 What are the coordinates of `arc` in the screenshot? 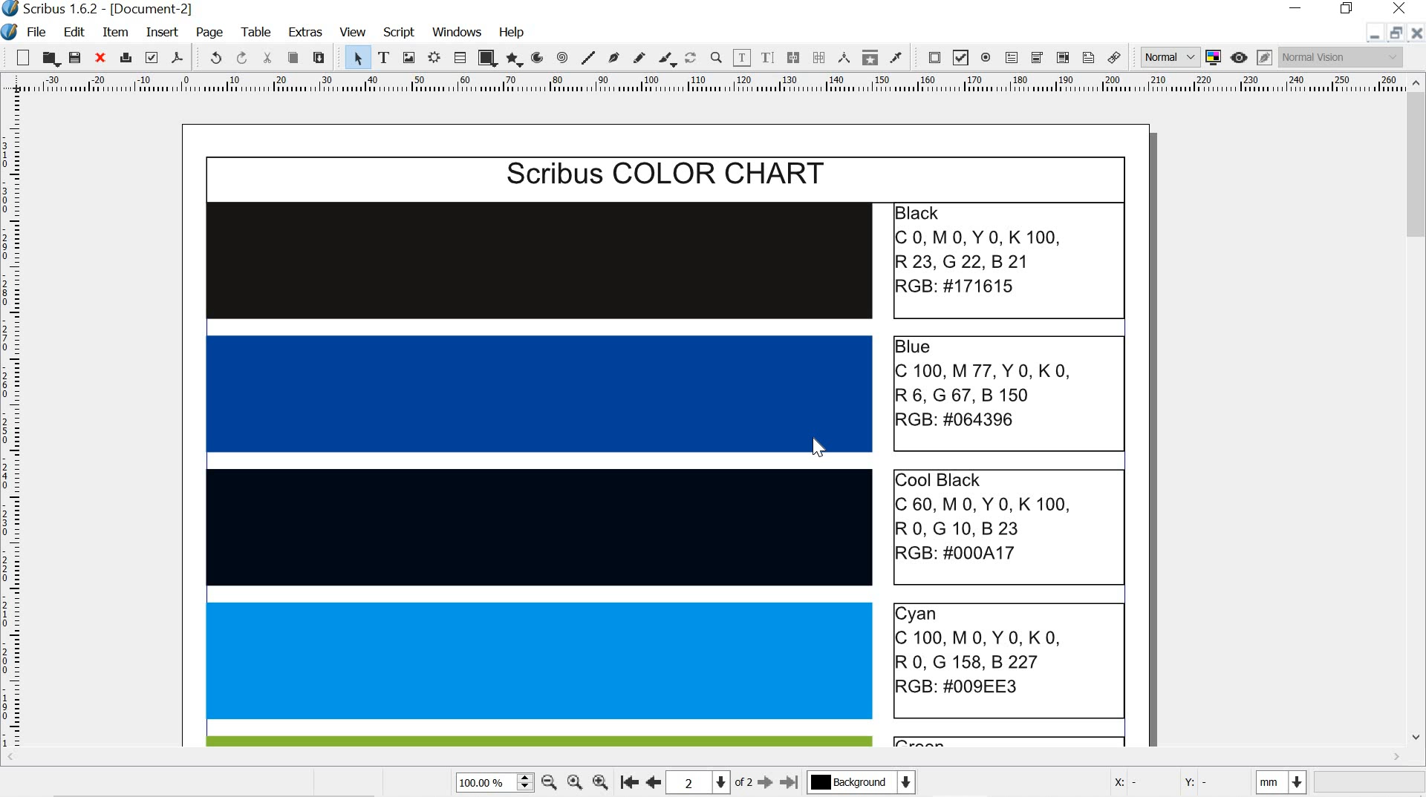 It's located at (539, 57).